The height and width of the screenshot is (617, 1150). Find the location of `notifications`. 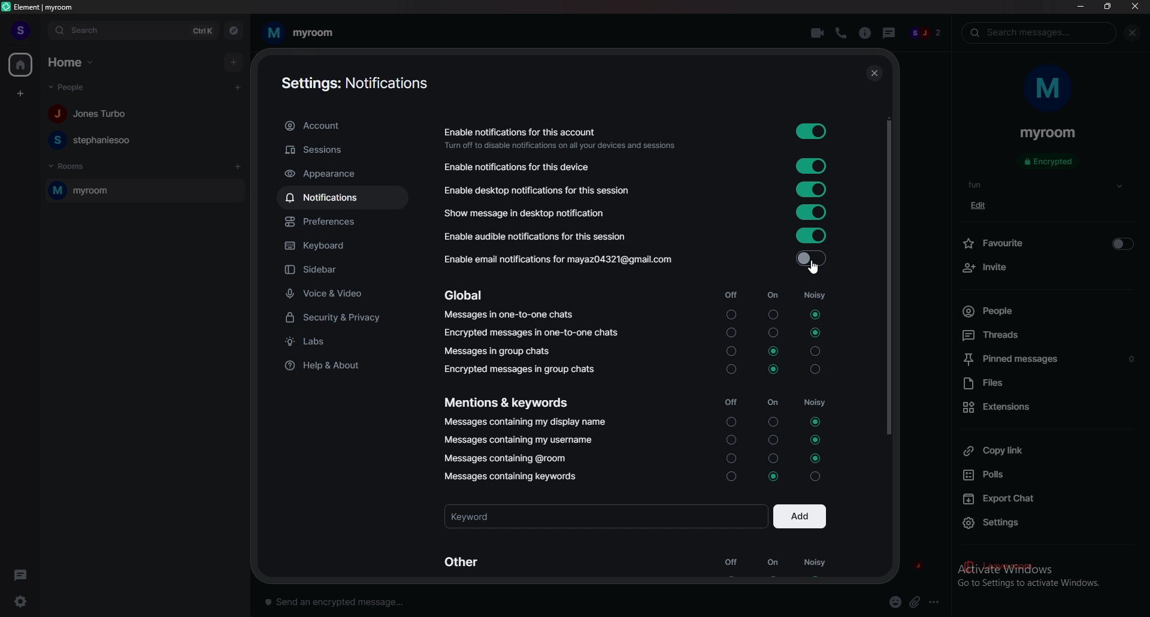

notifications is located at coordinates (346, 197).